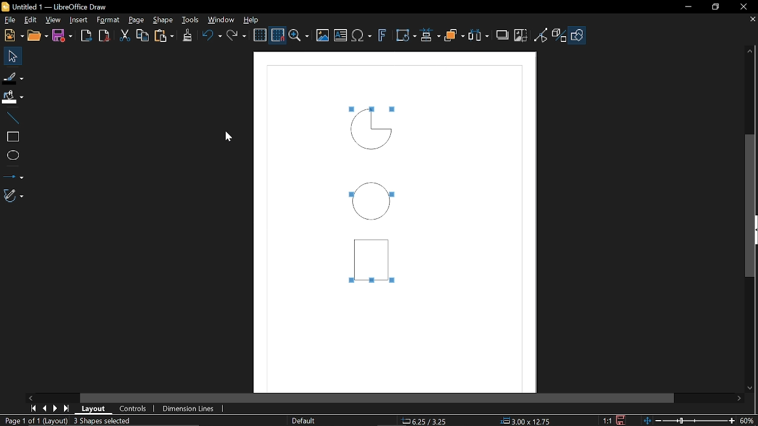  I want to click on Next page, so click(55, 408).